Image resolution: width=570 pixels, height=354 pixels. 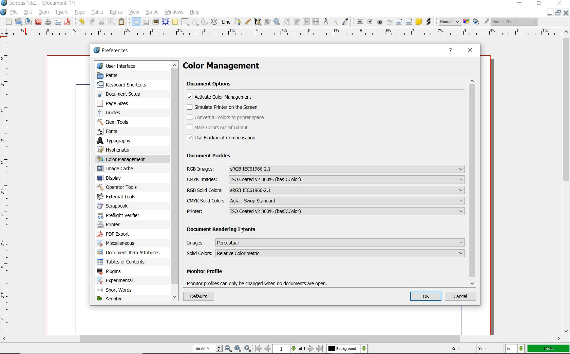 What do you see at coordinates (247, 21) in the screenshot?
I see `freehand line` at bounding box center [247, 21].